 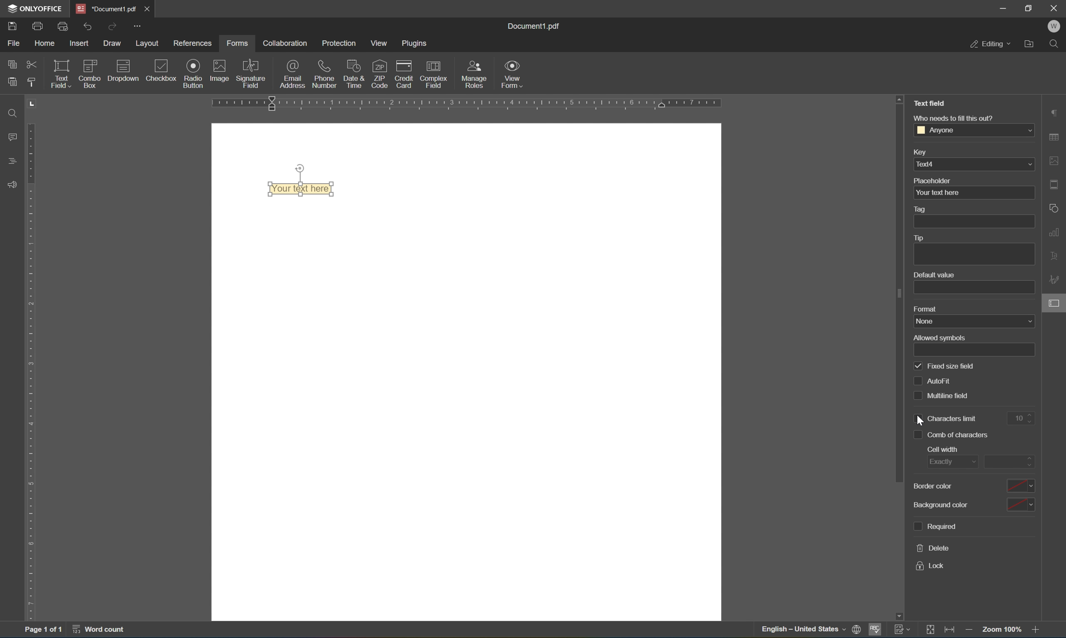 What do you see at coordinates (1038, 630) in the screenshot?
I see `zoom out` at bounding box center [1038, 630].